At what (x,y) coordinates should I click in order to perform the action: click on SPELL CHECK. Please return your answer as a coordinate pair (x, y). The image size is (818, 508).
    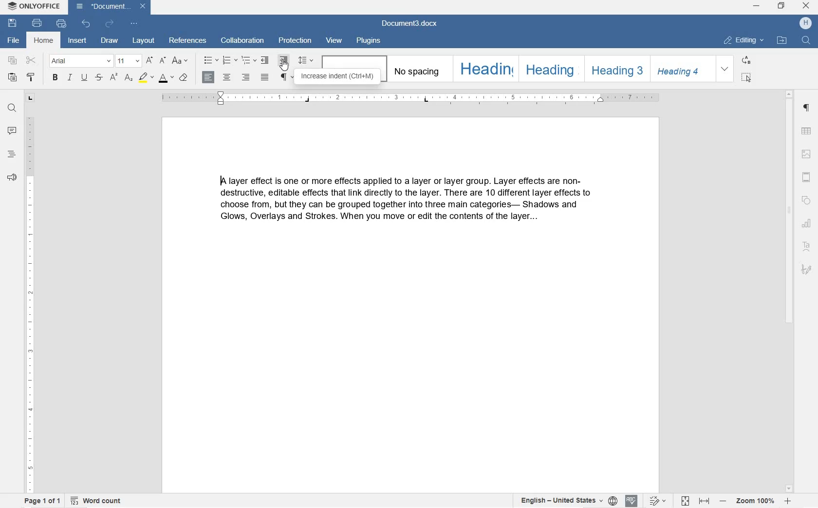
    Looking at the image, I should click on (632, 500).